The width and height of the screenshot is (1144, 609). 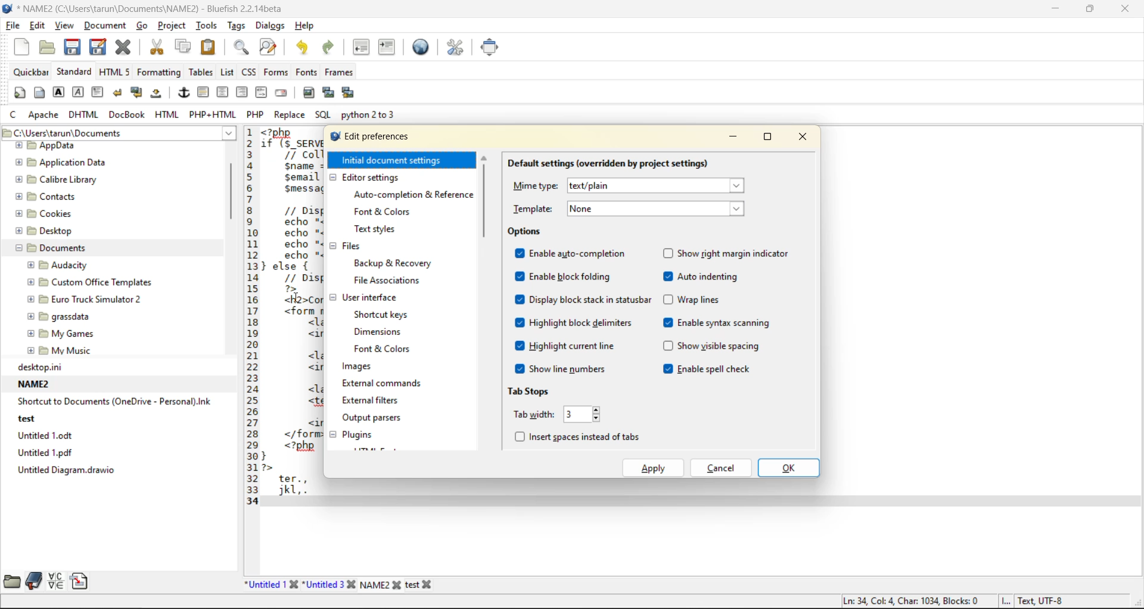 What do you see at coordinates (117, 73) in the screenshot?
I see `html 5` at bounding box center [117, 73].